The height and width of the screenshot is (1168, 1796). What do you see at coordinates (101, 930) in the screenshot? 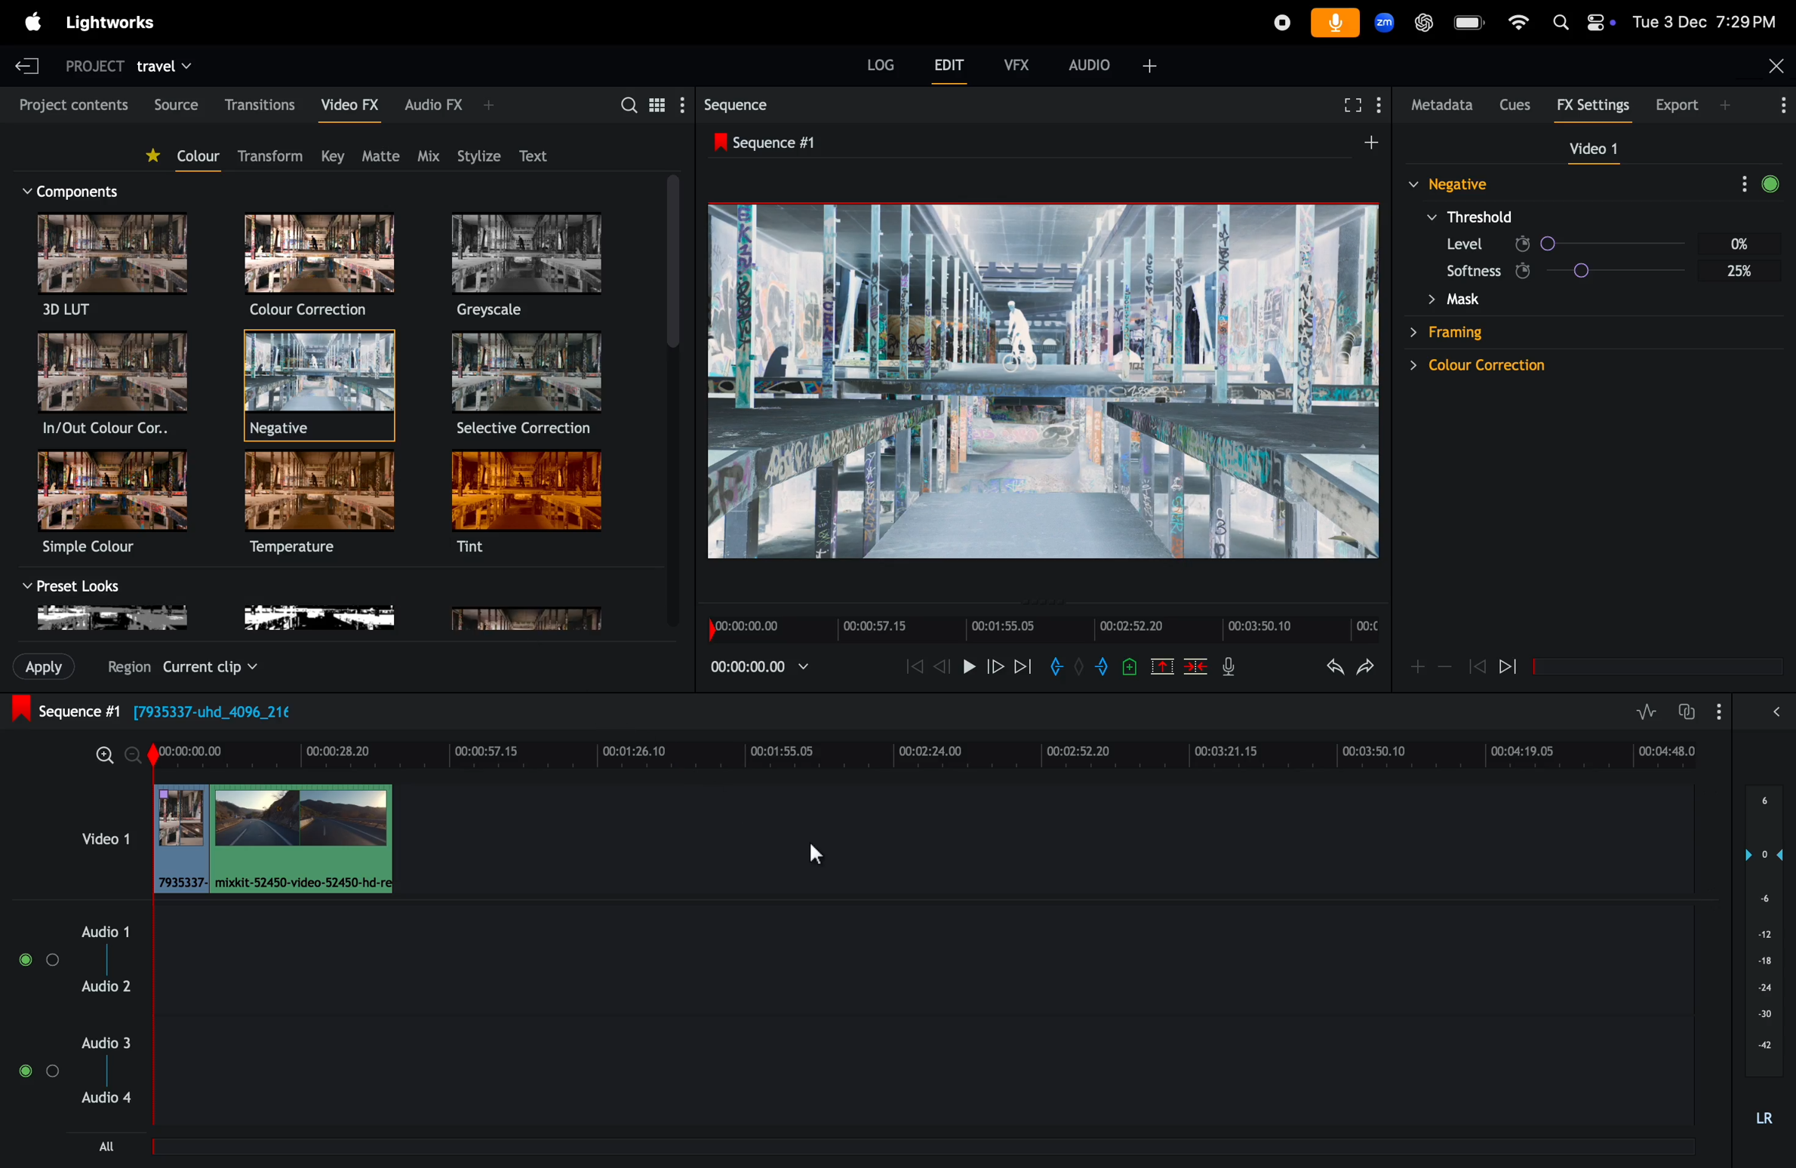
I see `audio 1` at bounding box center [101, 930].